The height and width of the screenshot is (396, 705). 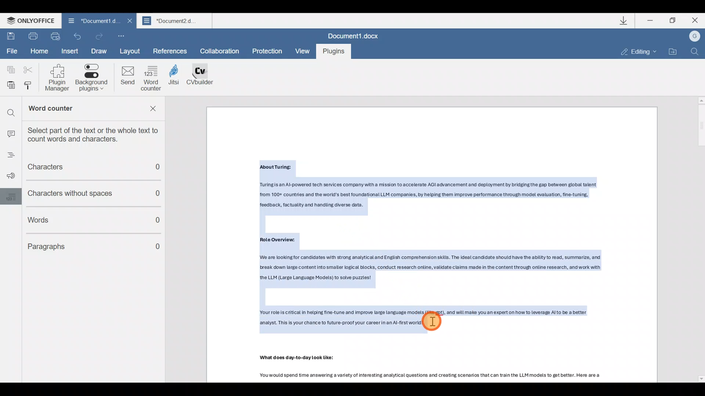 I want to click on Quick print, so click(x=55, y=36).